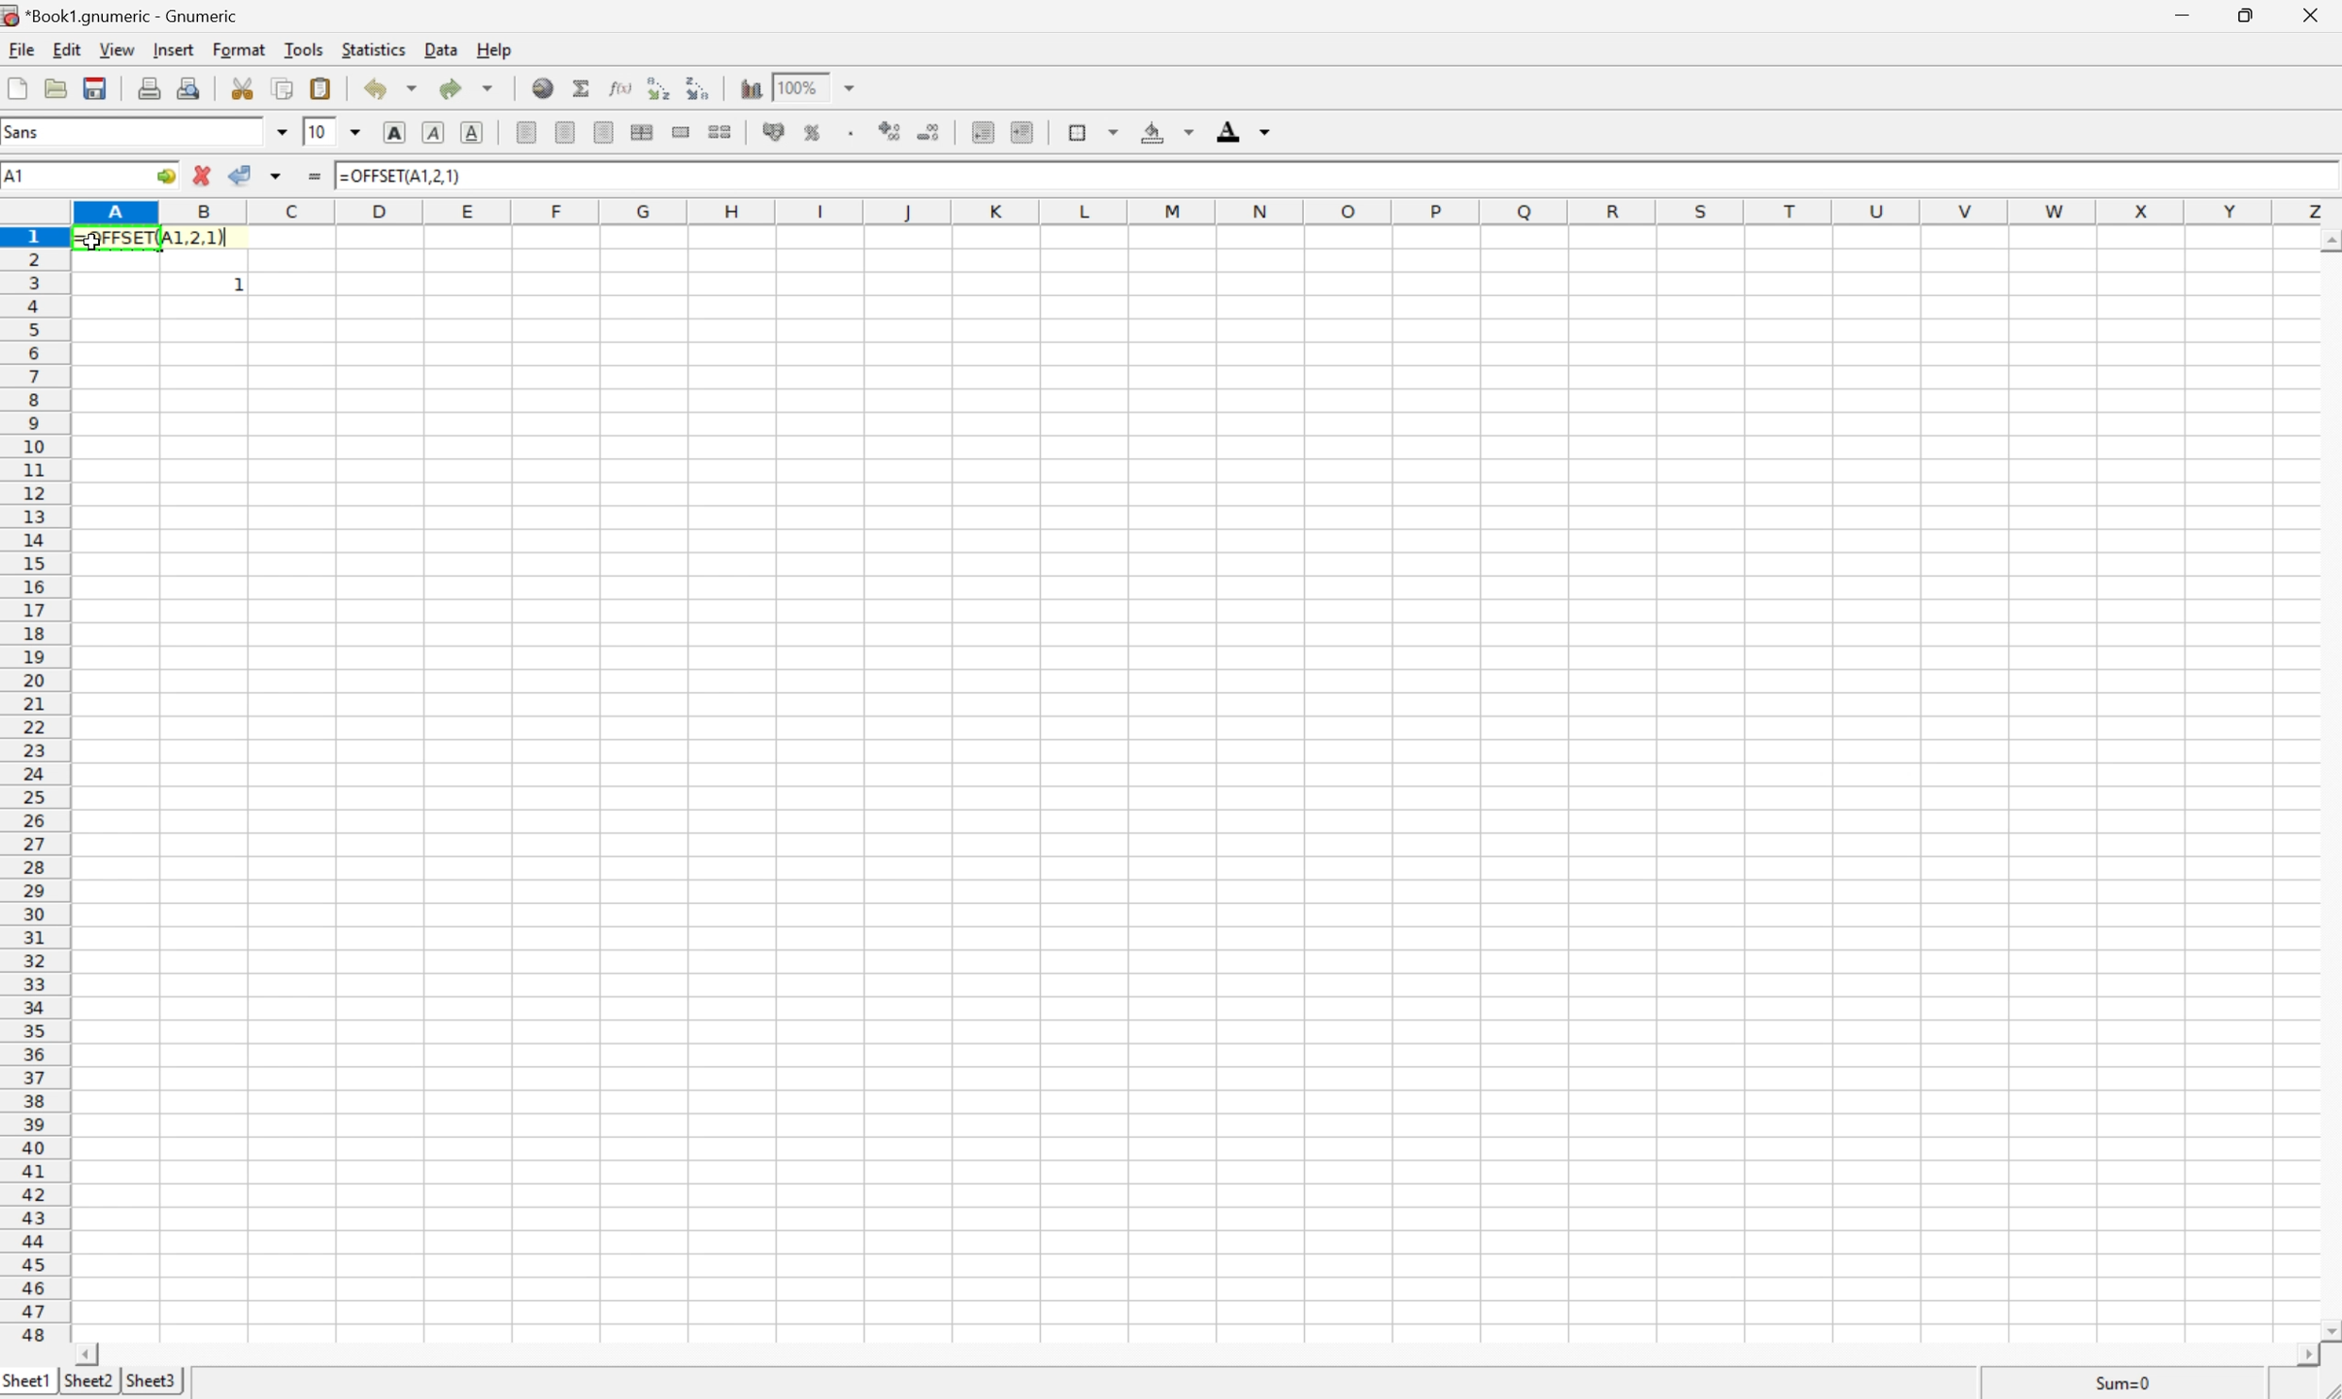  What do you see at coordinates (173, 50) in the screenshot?
I see `insert` at bounding box center [173, 50].